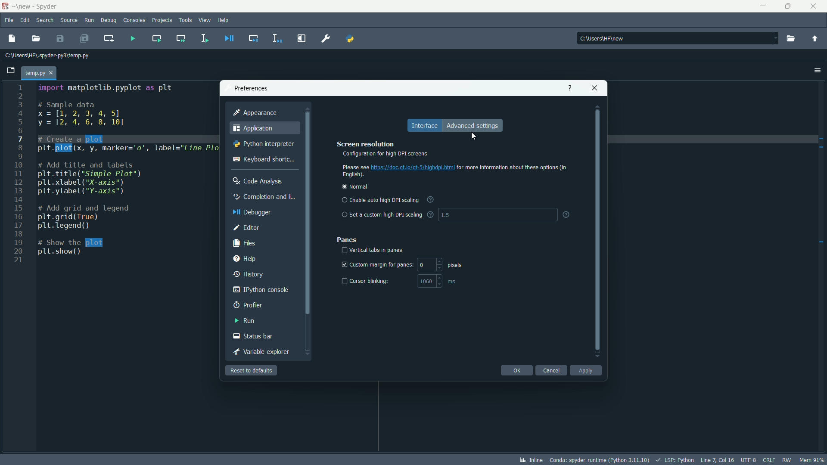  I want to click on run current cell and go to the next one, so click(182, 38).